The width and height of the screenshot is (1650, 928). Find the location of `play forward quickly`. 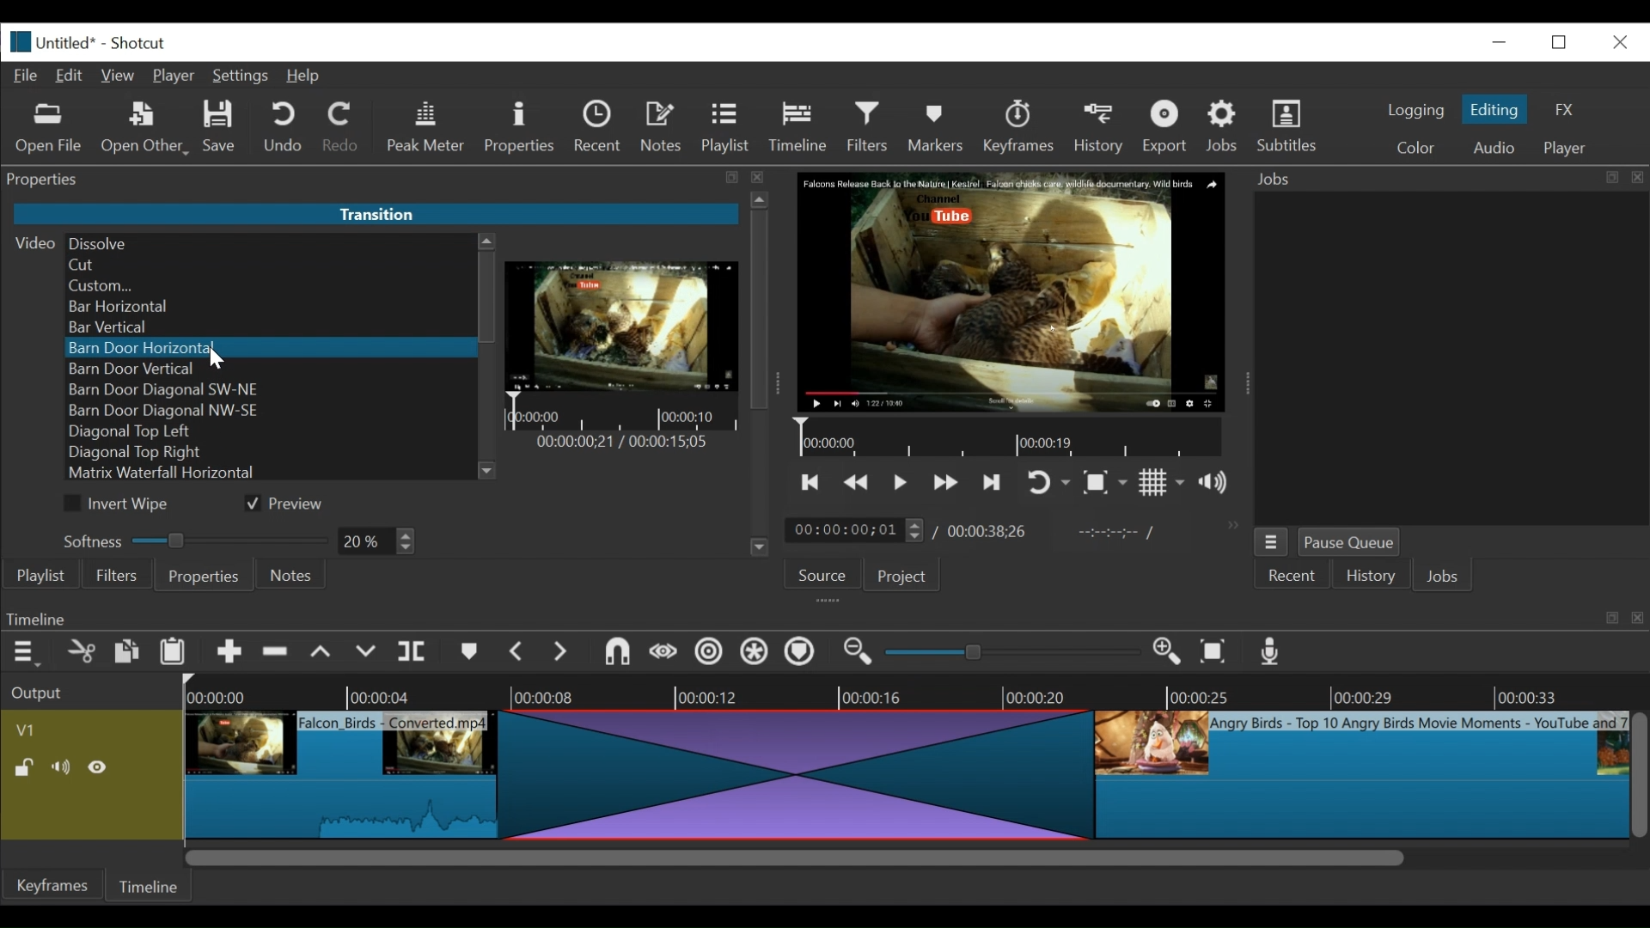

play forward quickly is located at coordinates (948, 485).